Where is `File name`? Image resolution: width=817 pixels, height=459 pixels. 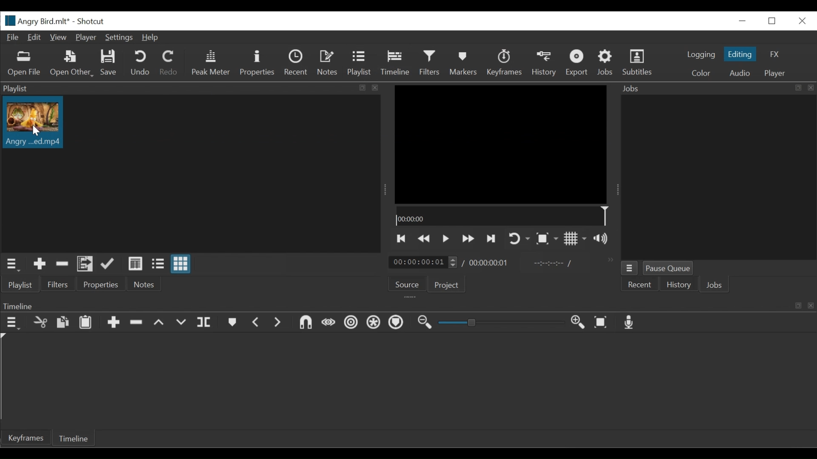
File name is located at coordinates (36, 21).